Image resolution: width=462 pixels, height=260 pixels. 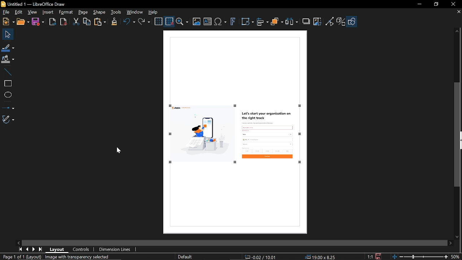 I want to click on Insert, so click(x=48, y=13).